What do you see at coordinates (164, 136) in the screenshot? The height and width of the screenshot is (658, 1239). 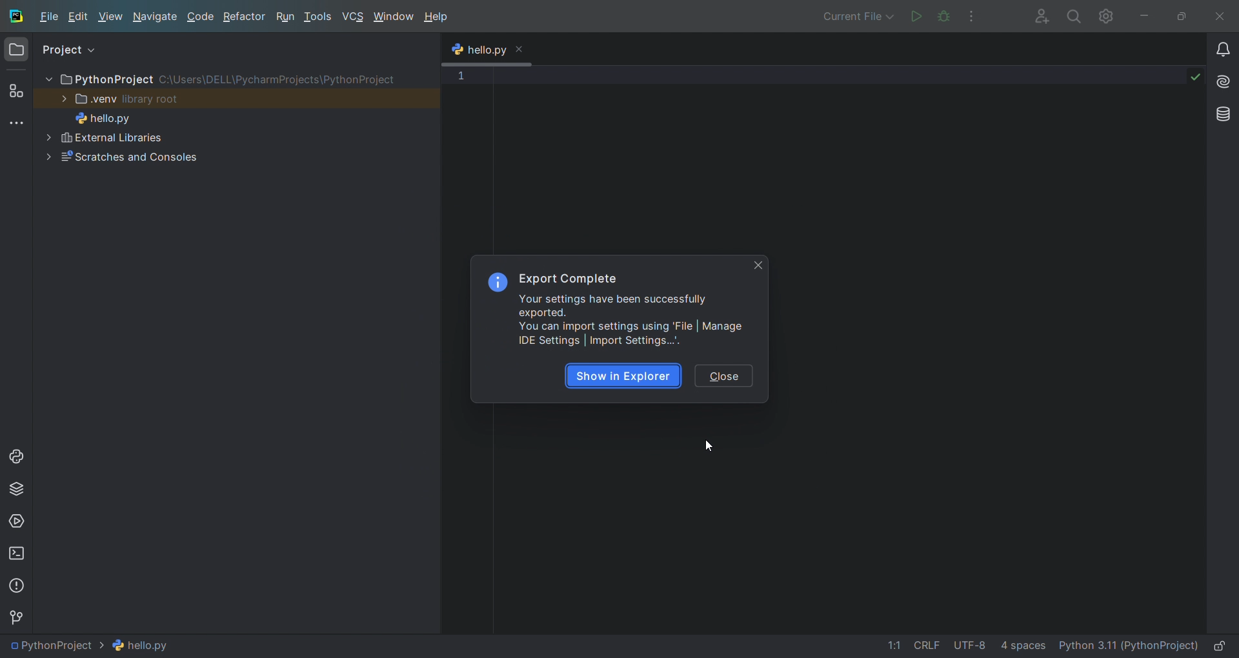 I see `External Libraries` at bounding box center [164, 136].